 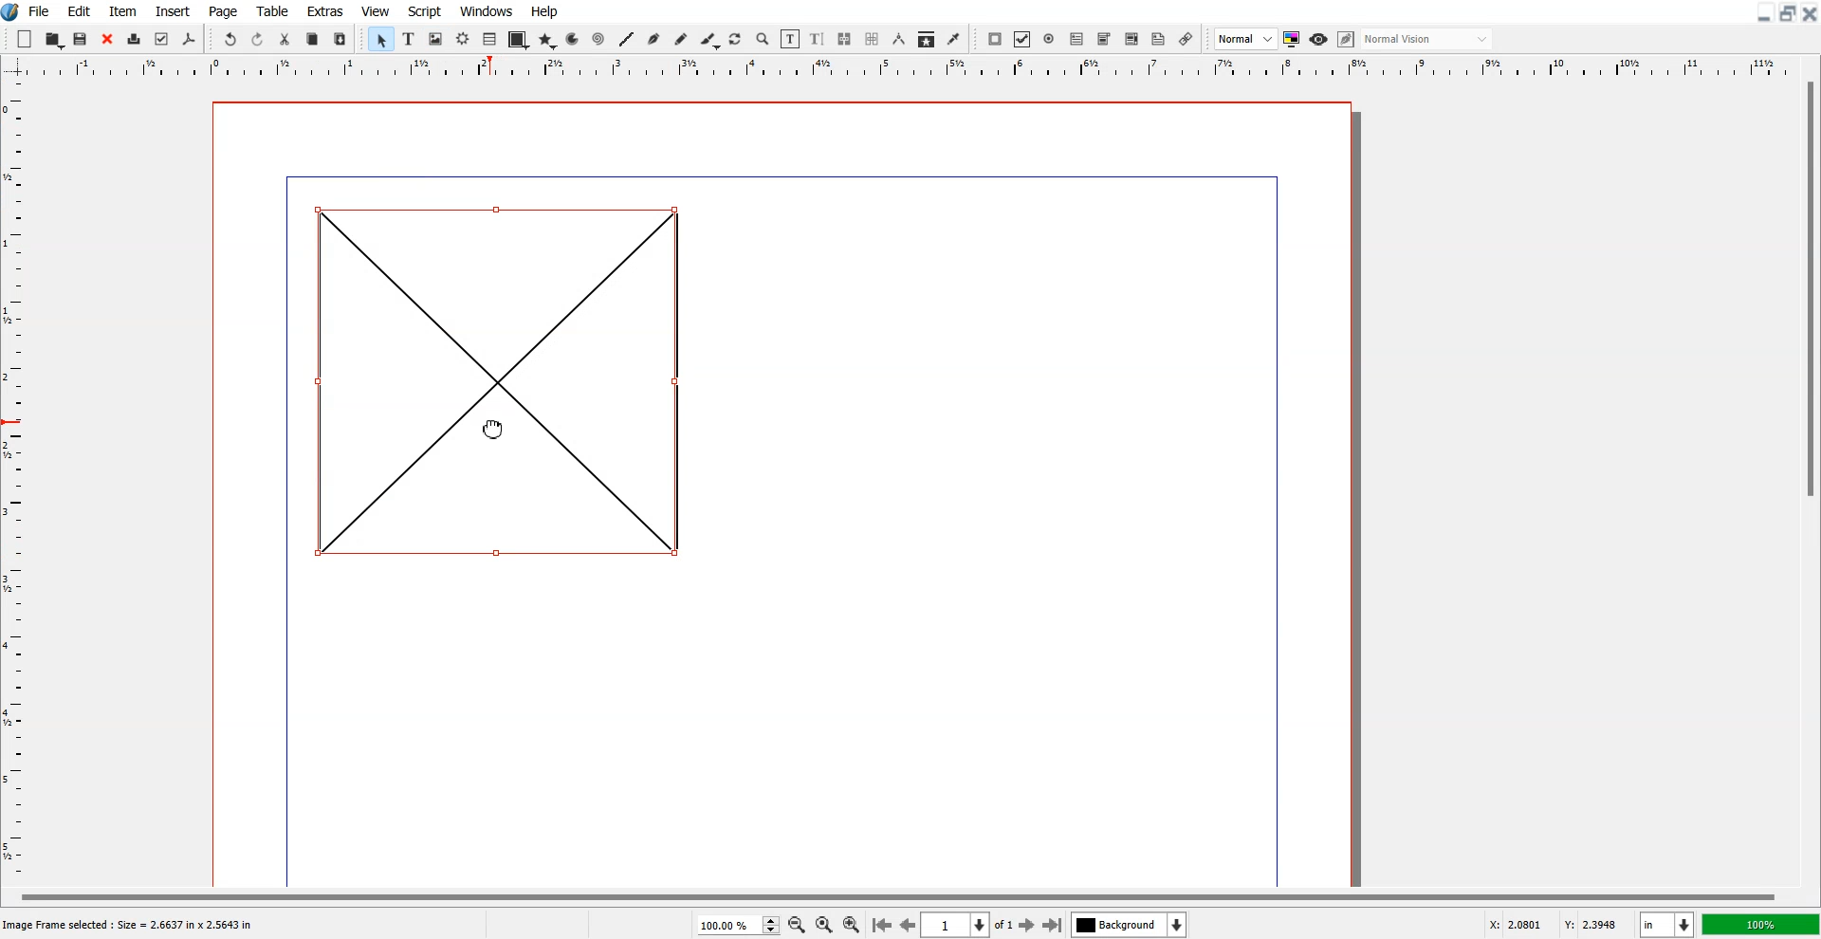 I want to click on Horizontal scroll bar, so click(x=893, y=894).